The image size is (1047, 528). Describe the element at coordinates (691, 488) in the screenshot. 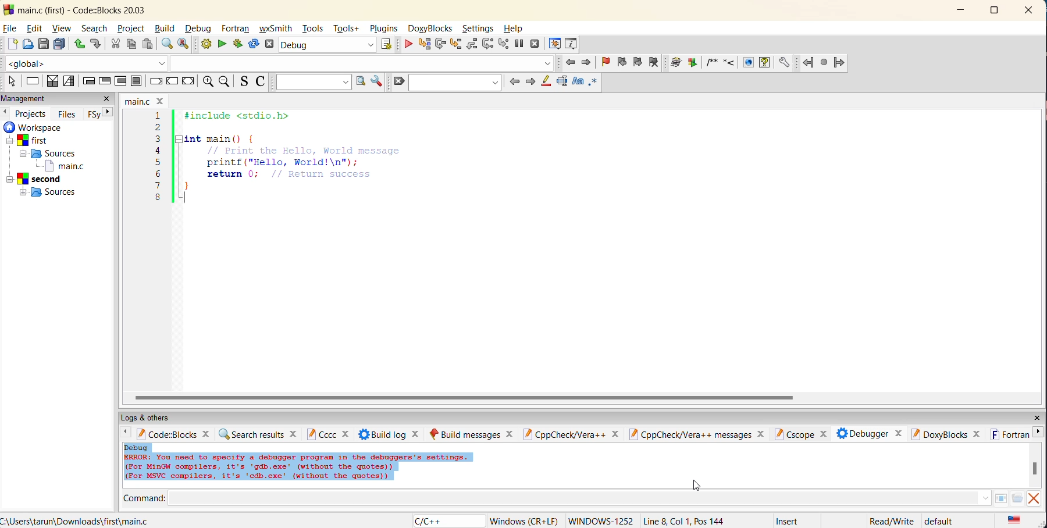

I see `cursor` at that location.